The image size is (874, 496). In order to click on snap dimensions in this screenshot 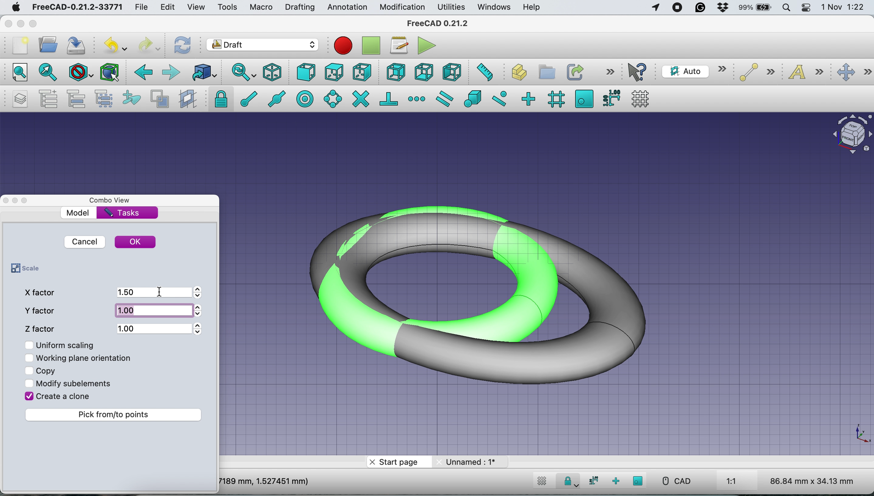, I will do `click(610, 98)`.